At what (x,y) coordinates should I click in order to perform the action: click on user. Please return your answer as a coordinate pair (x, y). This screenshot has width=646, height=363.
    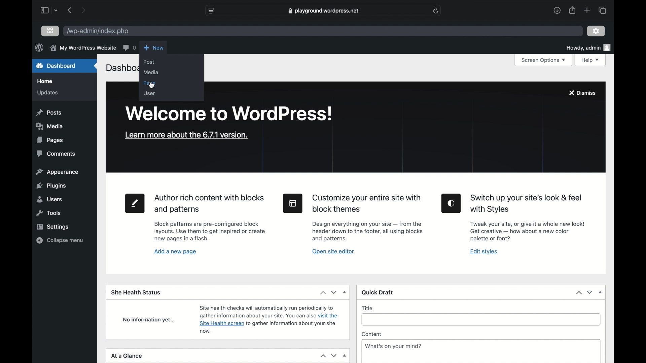
    Looking at the image, I should click on (149, 93).